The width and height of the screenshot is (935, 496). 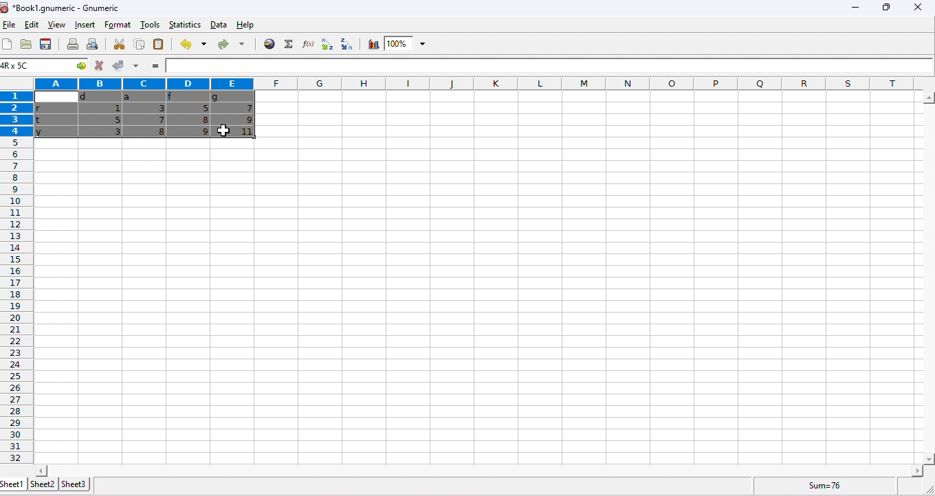 I want to click on zoom, so click(x=407, y=44).